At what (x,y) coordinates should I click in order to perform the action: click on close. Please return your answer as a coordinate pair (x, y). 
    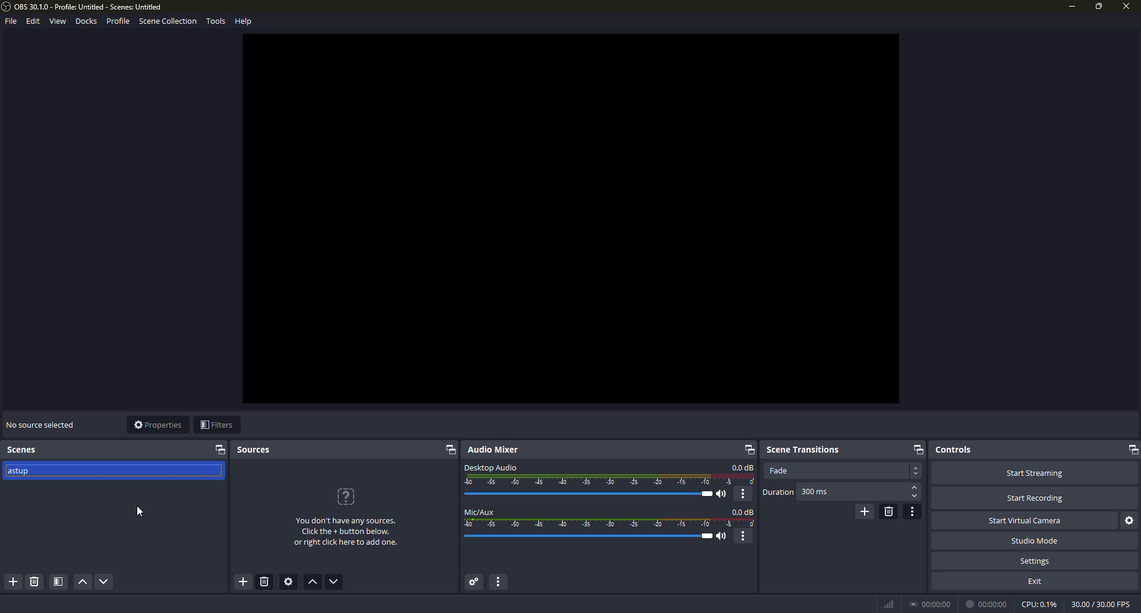
    Looking at the image, I should click on (1124, 8).